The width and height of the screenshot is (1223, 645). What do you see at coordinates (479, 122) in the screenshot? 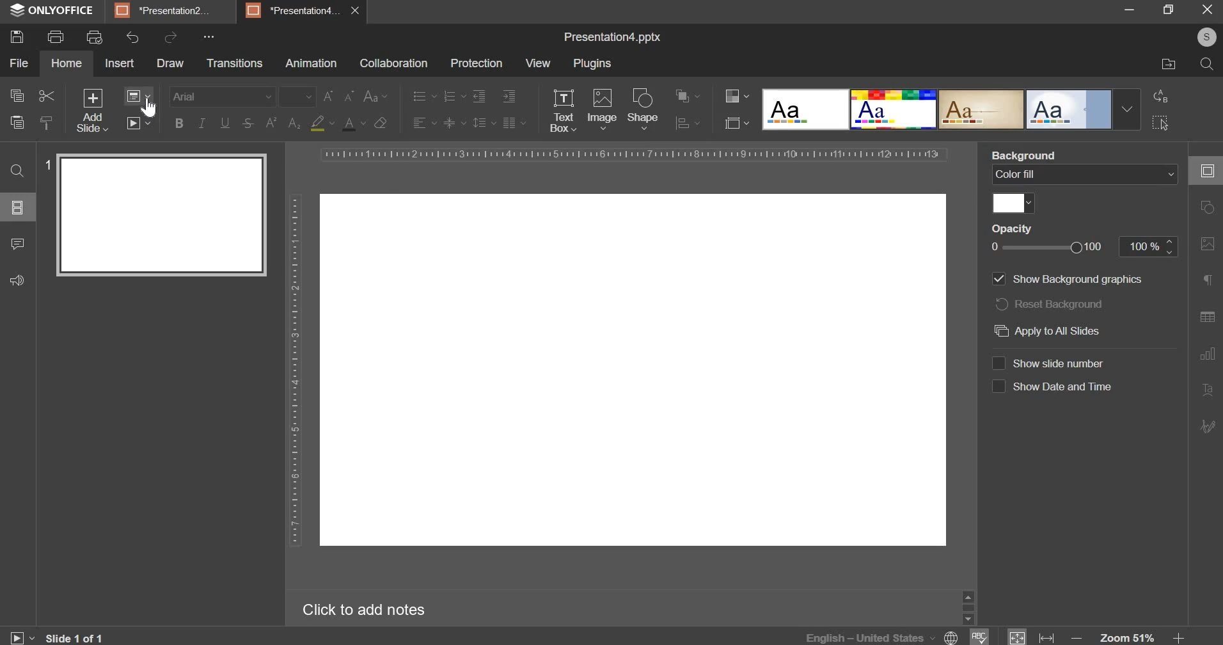
I see `line spacing` at bounding box center [479, 122].